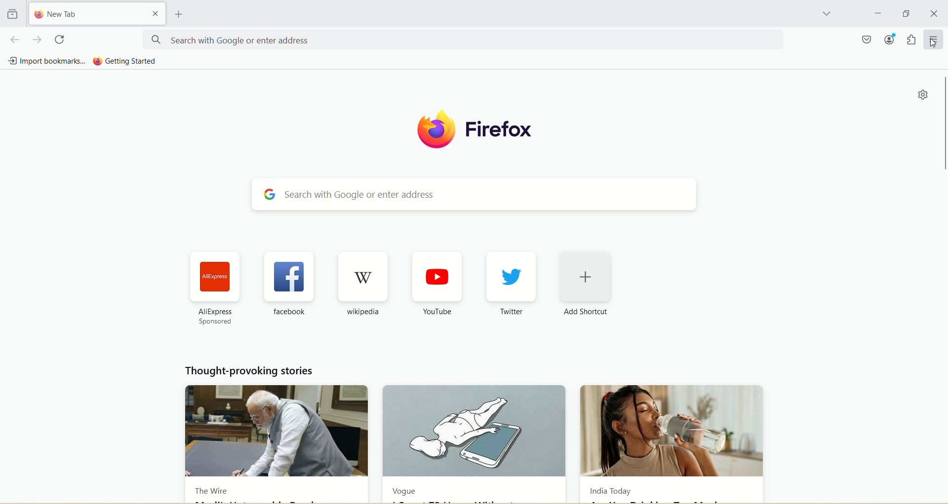 This screenshot has height=504, width=948. I want to click on quick setting, so click(919, 95).